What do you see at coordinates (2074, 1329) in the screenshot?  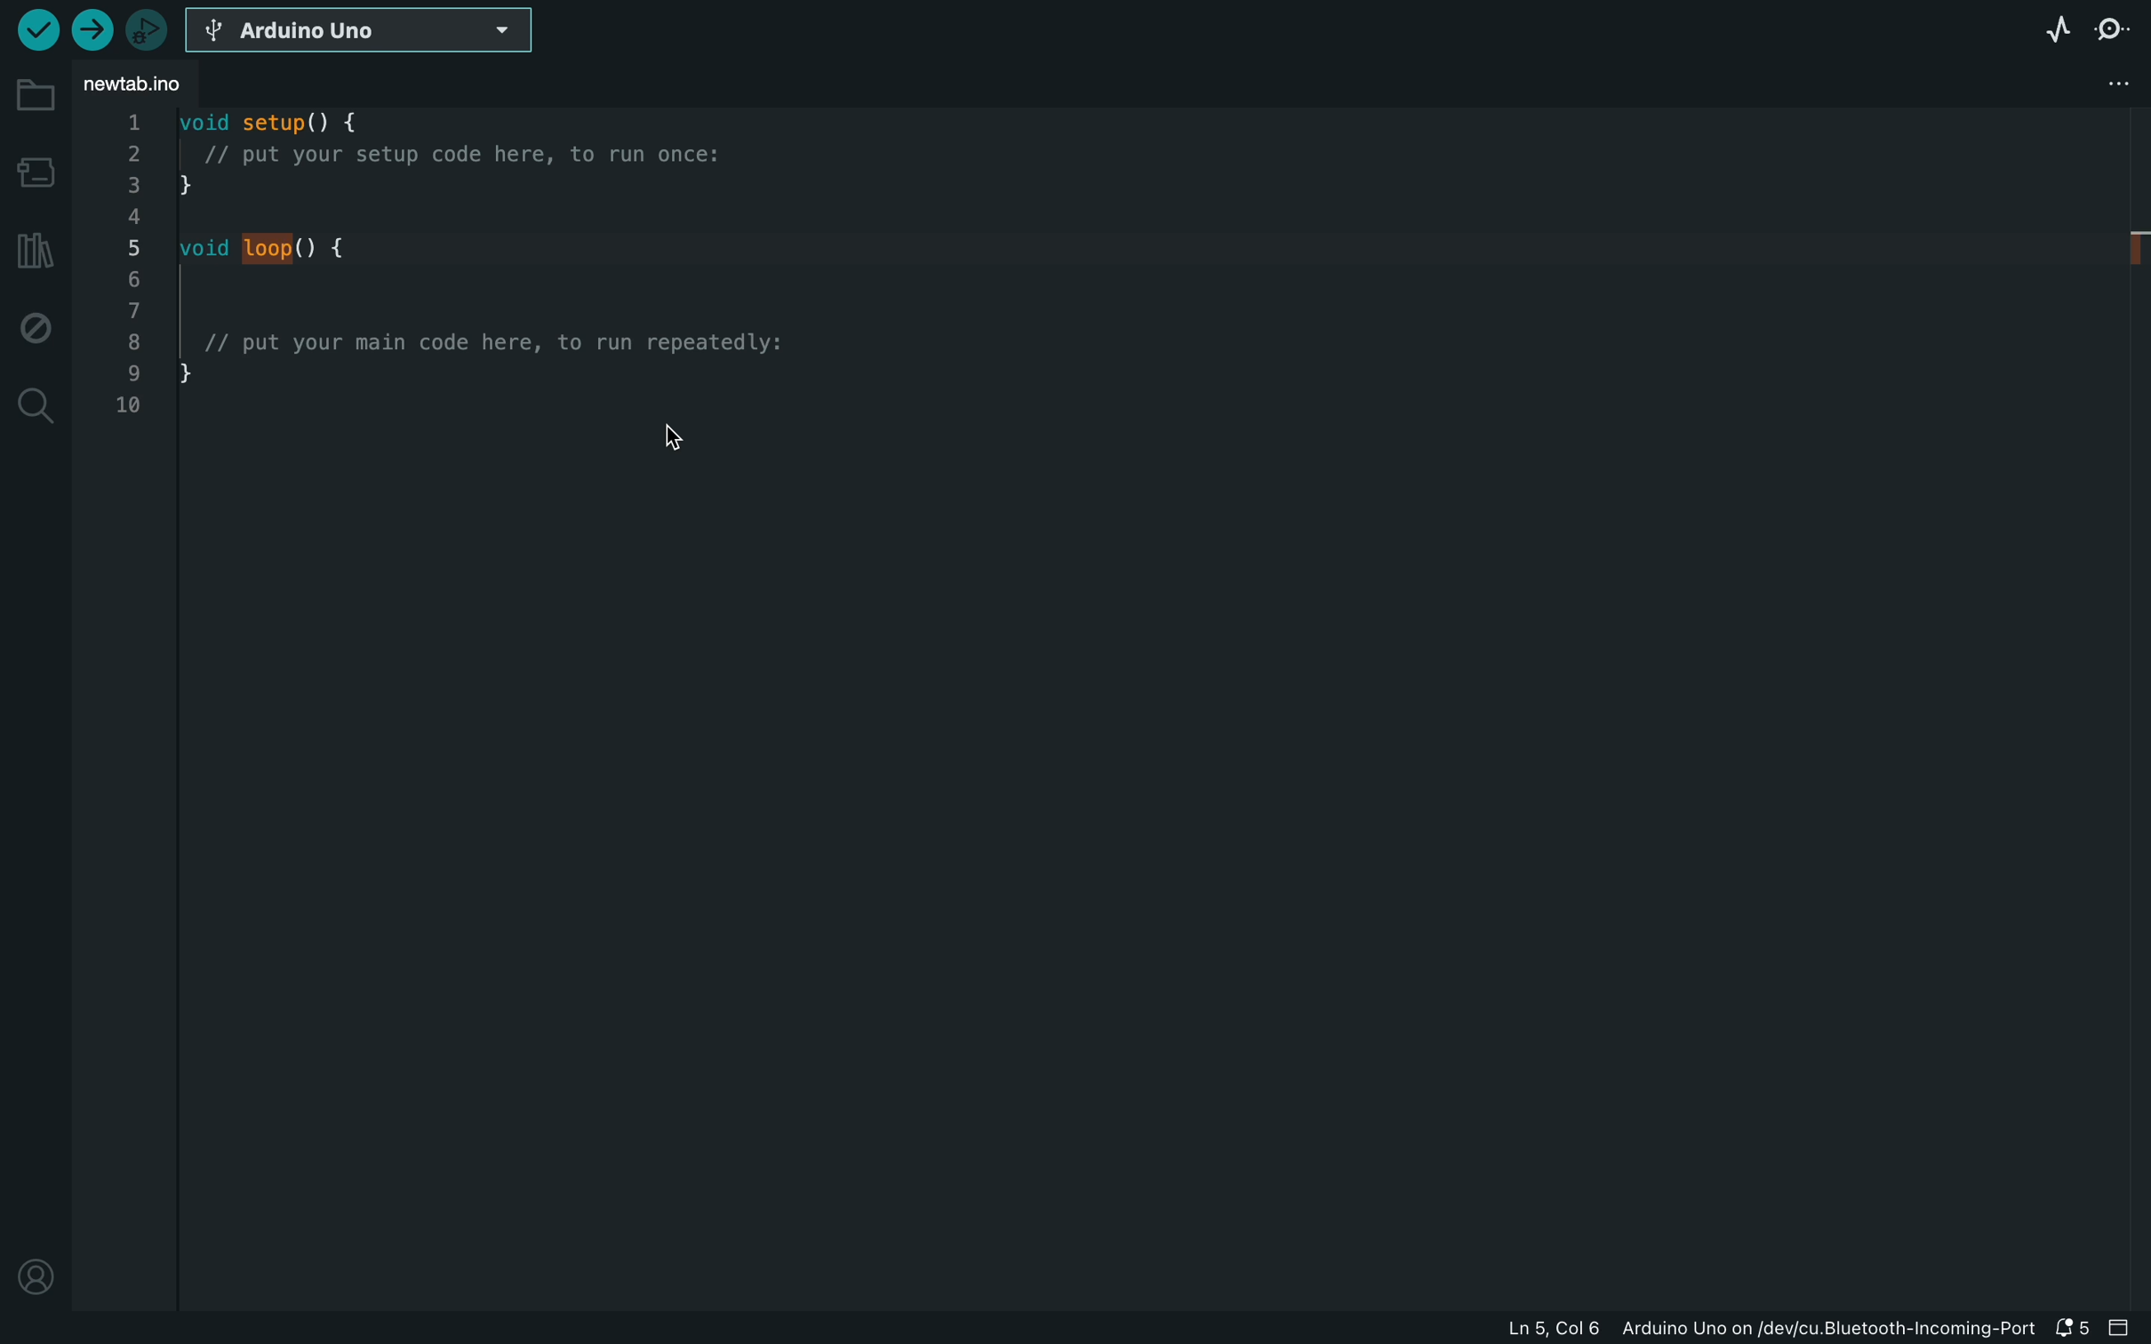 I see `notification` at bounding box center [2074, 1329].